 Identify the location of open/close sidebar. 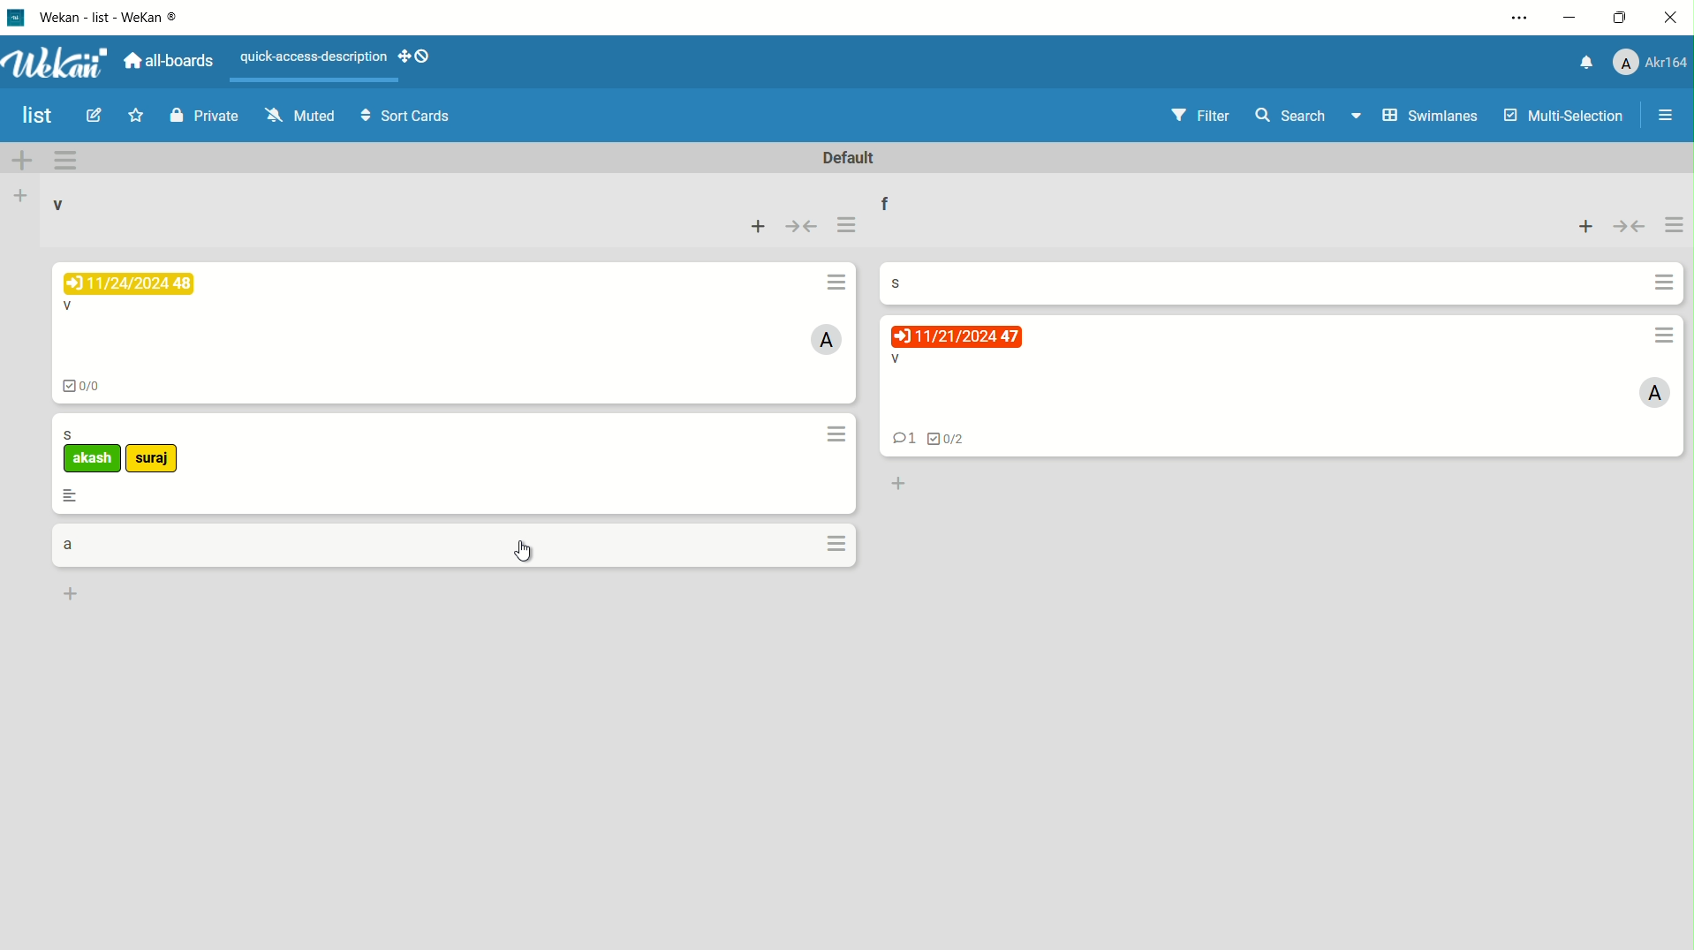
(1667, 116).